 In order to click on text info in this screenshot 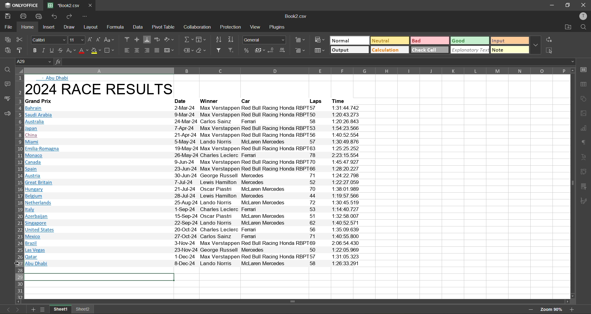, I will do `click(194, 142)`.